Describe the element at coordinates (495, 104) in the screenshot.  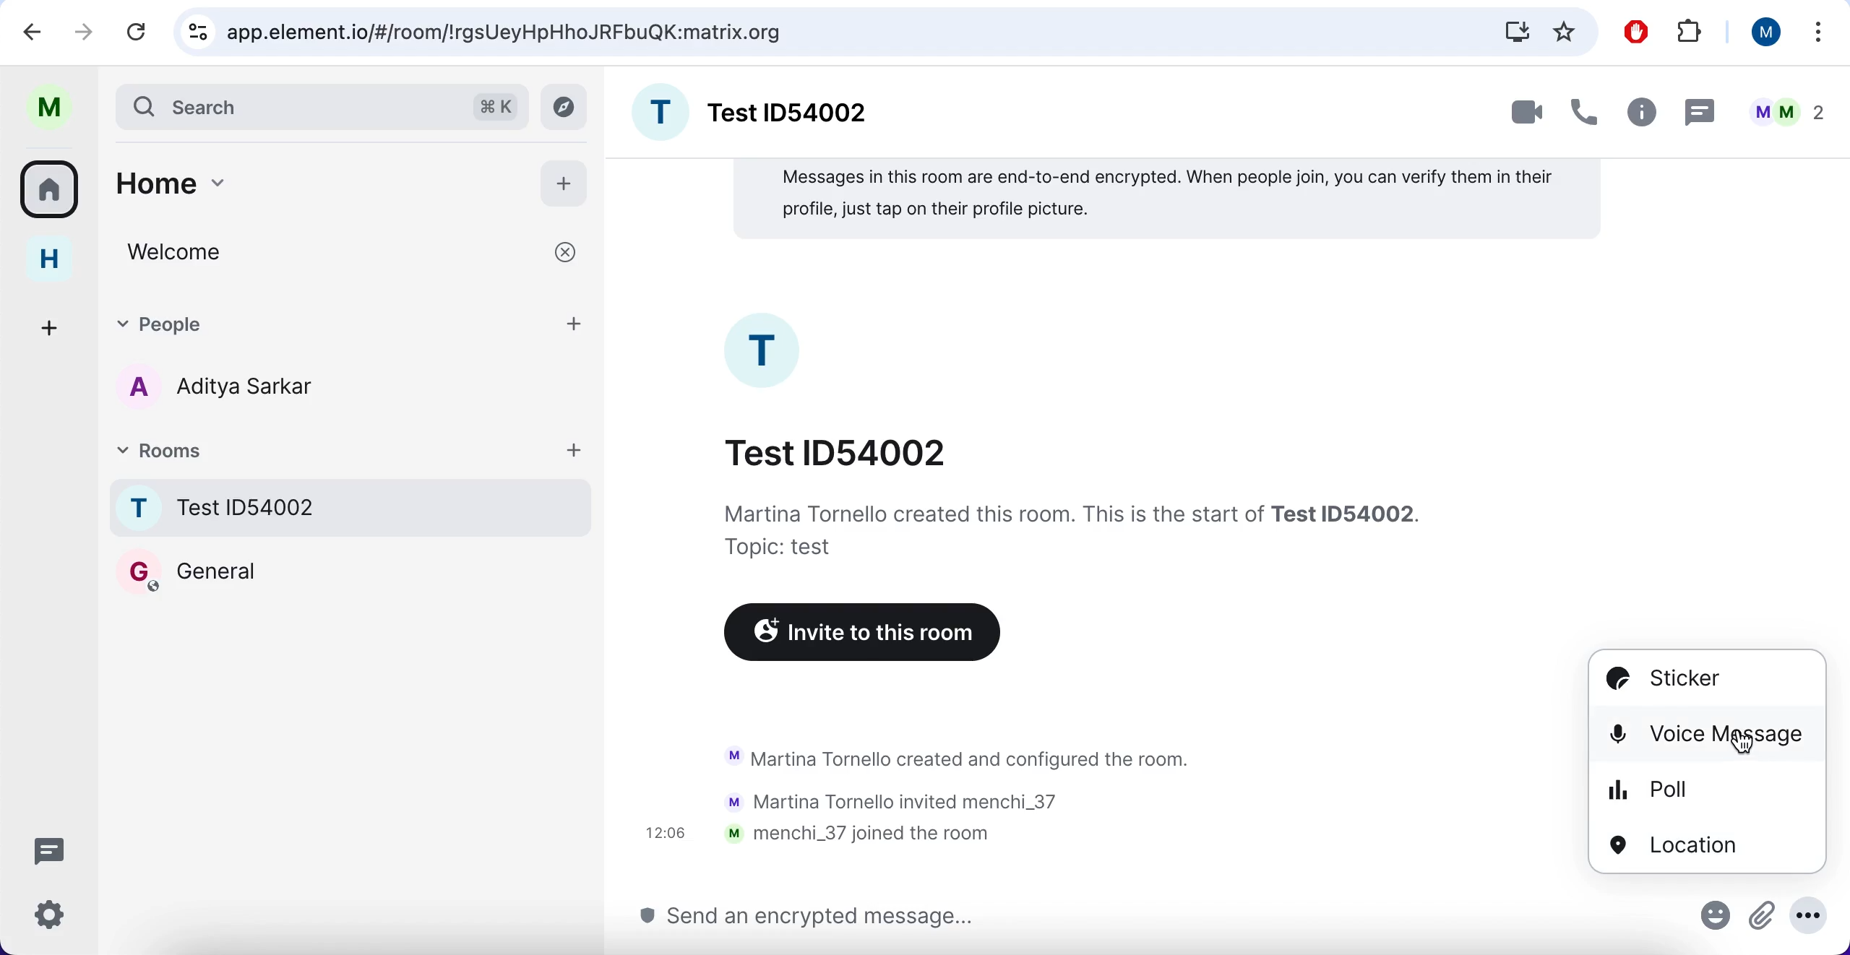
I see `command` at that location.